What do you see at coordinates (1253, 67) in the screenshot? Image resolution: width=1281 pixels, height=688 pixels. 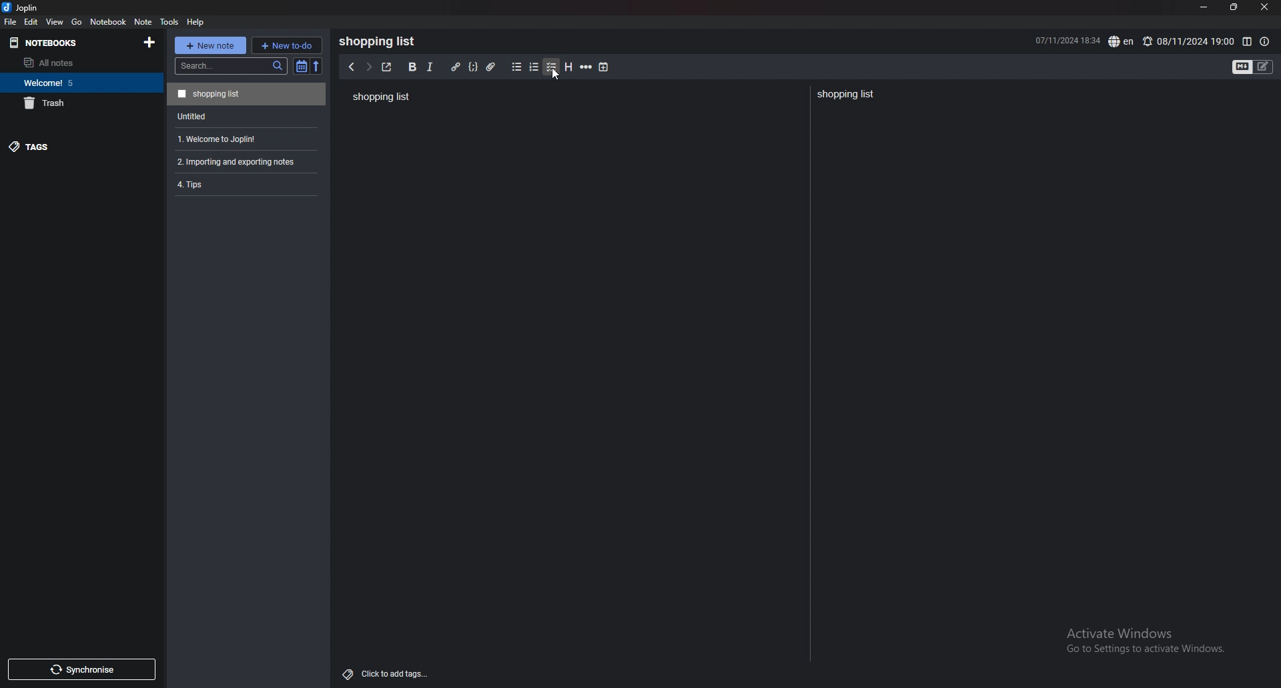 I see `toggle editors` at bounding box center [1253, 67].